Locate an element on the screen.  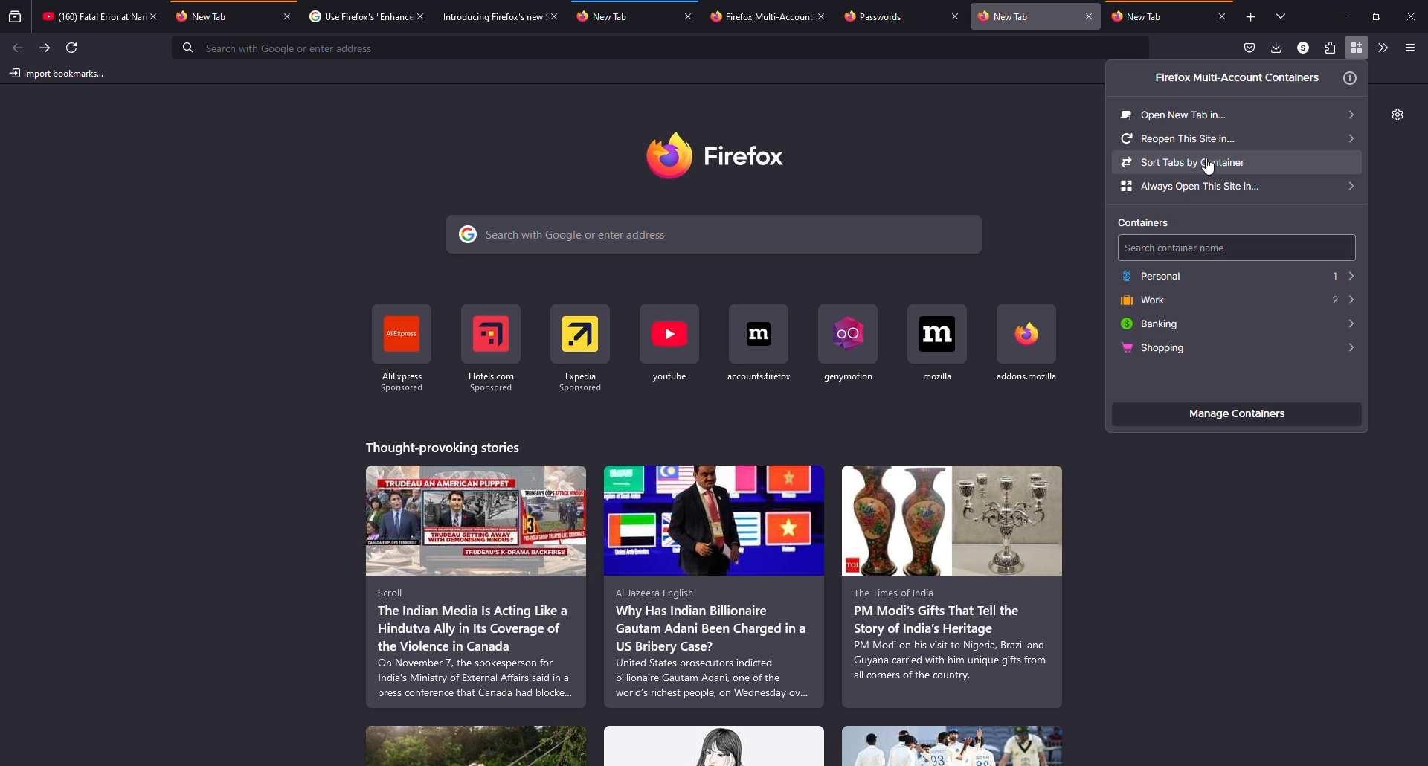
stories is located at coordinates (715, 746).